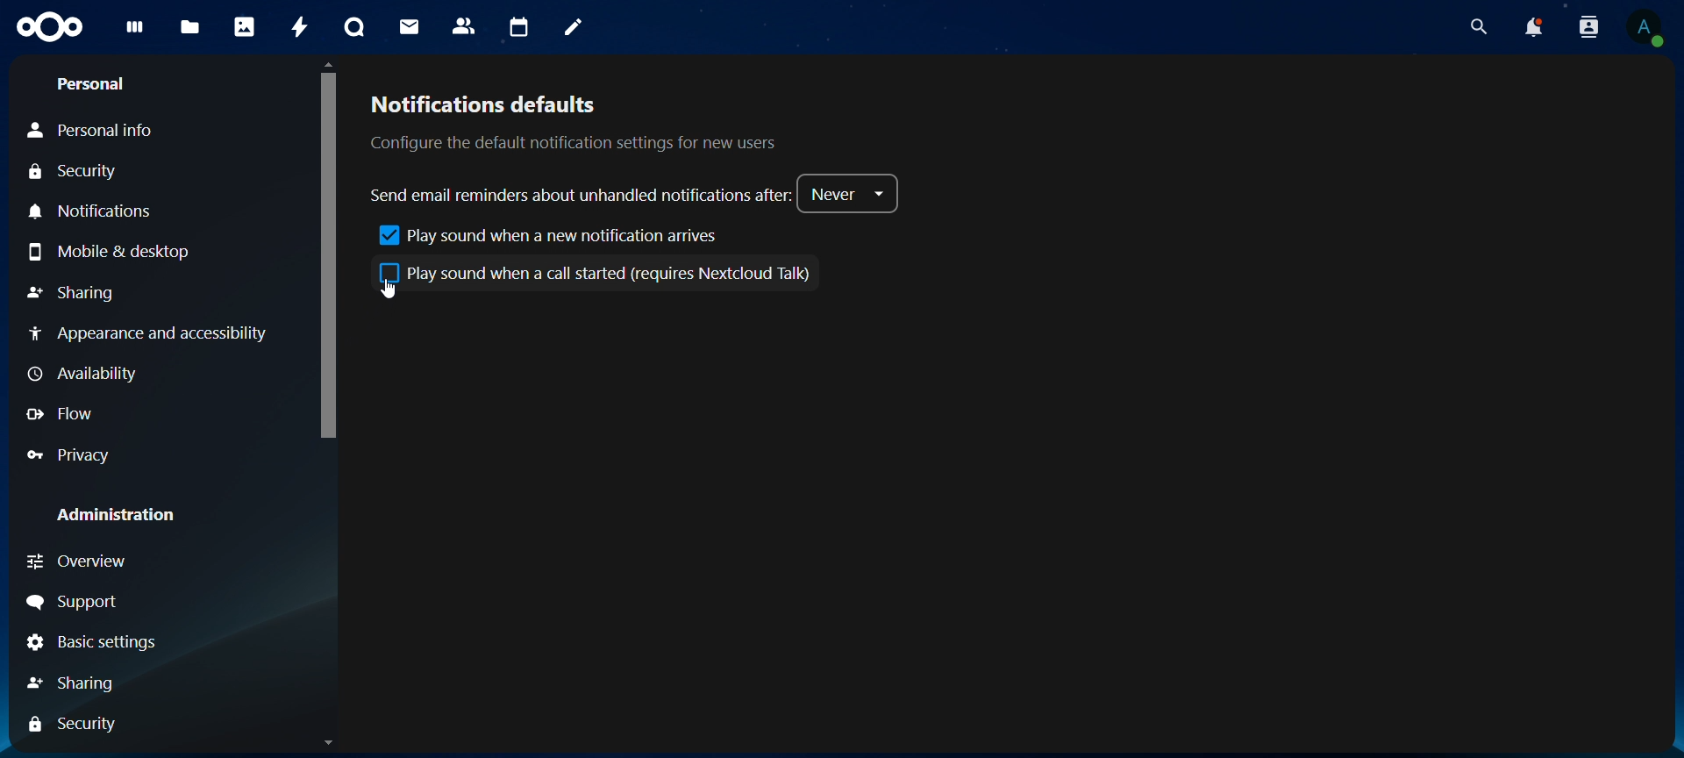  Describe the element at coordinates (61, 416) in the screenshot. I see `Flow` at that location.